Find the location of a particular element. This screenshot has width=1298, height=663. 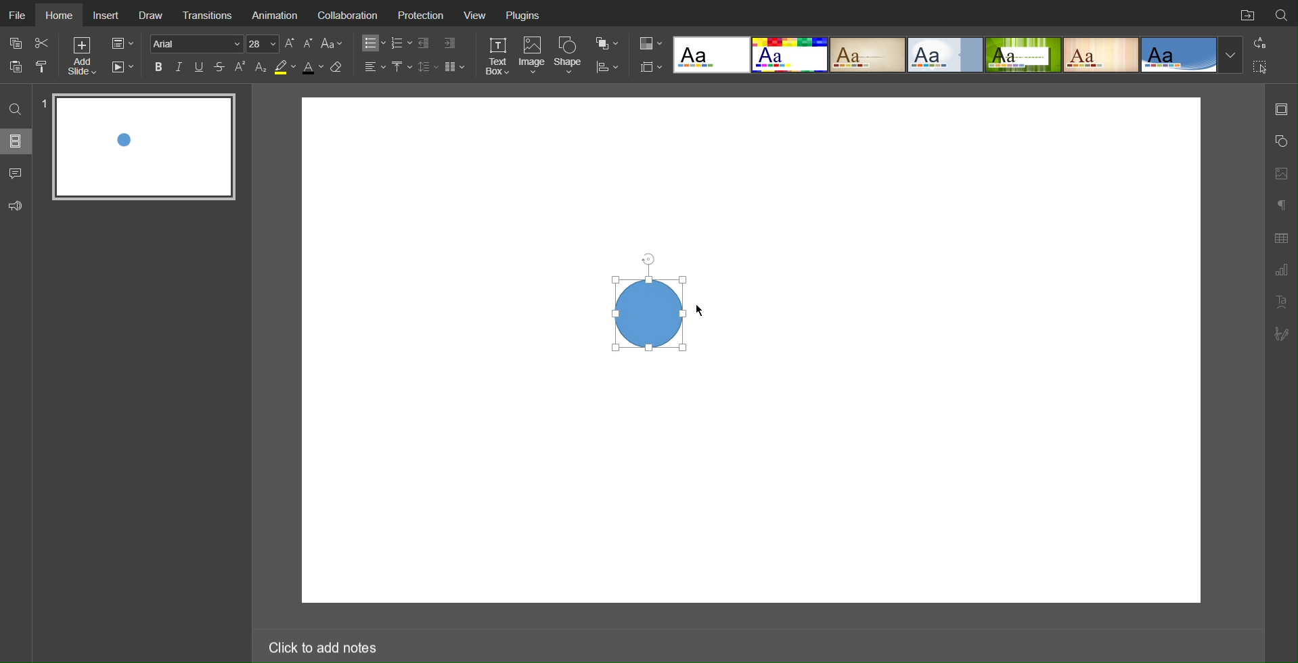

Font Size is located at coordinates (298, 43).